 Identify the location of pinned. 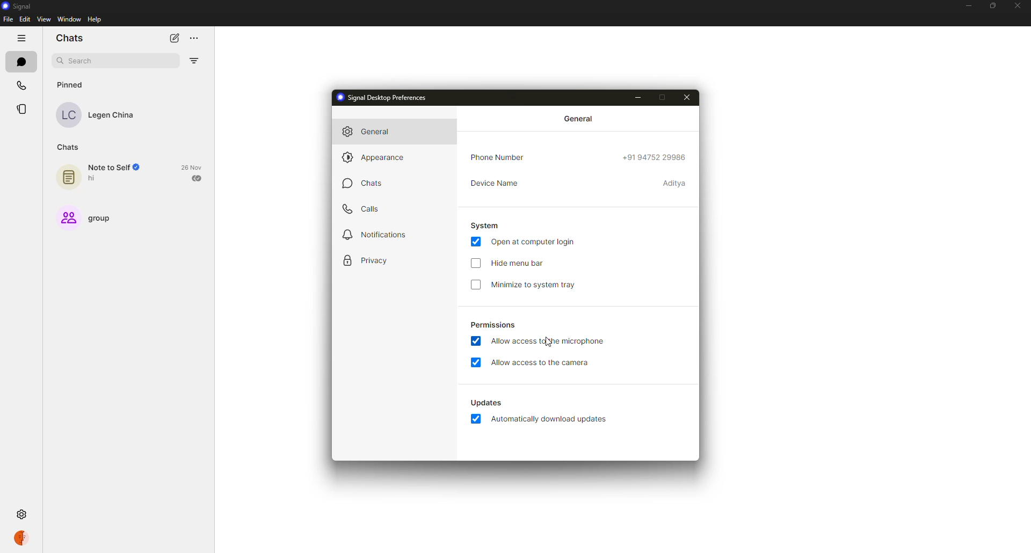
(72, 84).